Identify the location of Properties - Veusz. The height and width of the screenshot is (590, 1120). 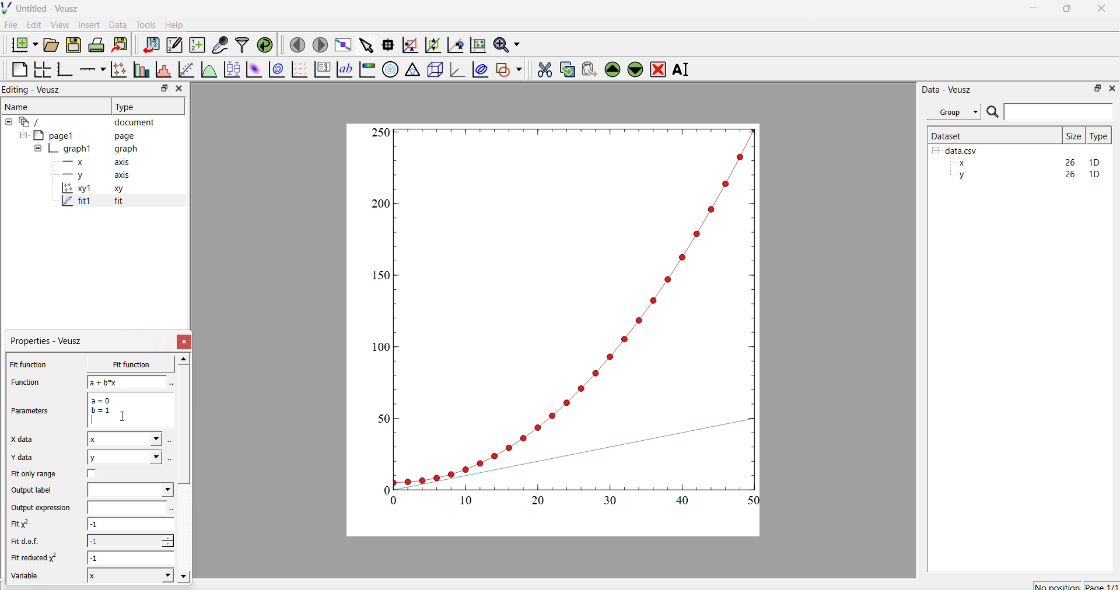
(49, 341).